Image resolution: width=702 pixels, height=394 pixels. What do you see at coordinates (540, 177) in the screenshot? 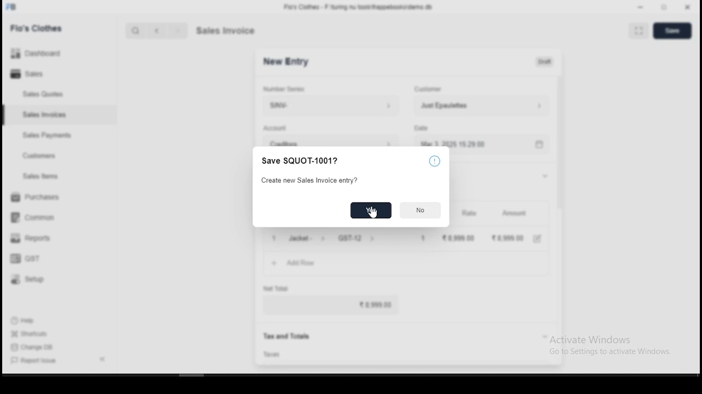
I see `expand` at bounding box center [540, 177].